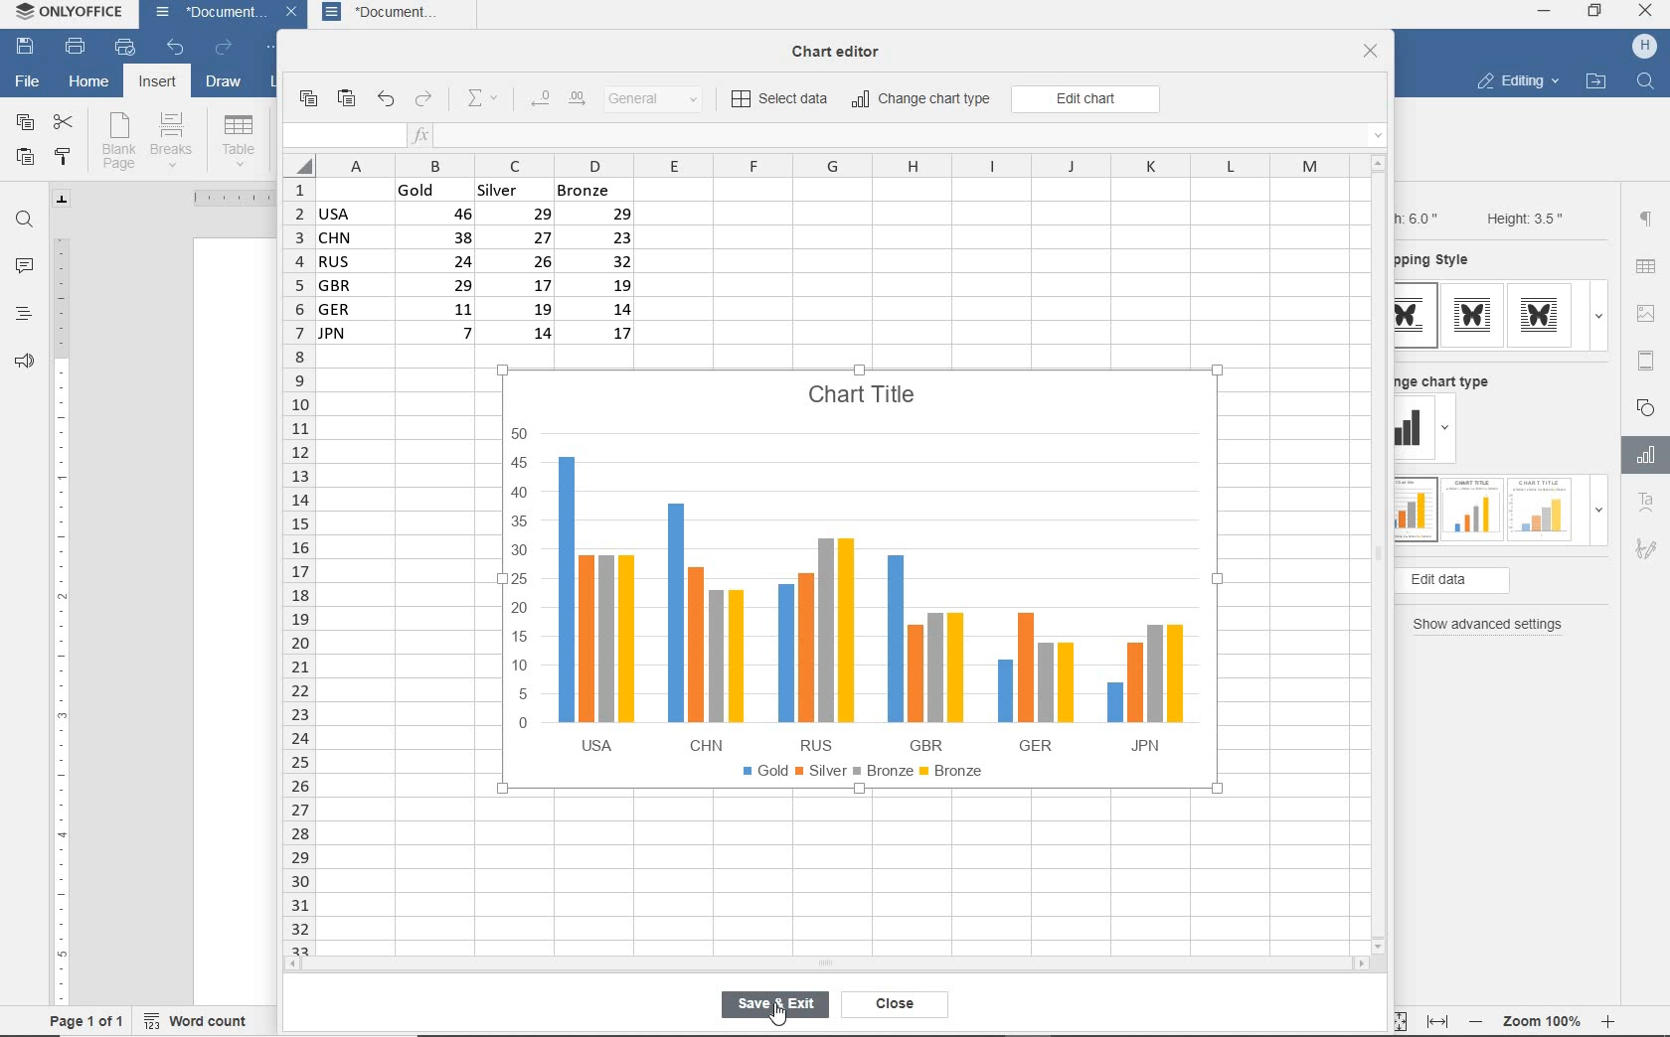  Describe the element at coordinates (118, 141) in the screenshot. I see `blank page` at that location.